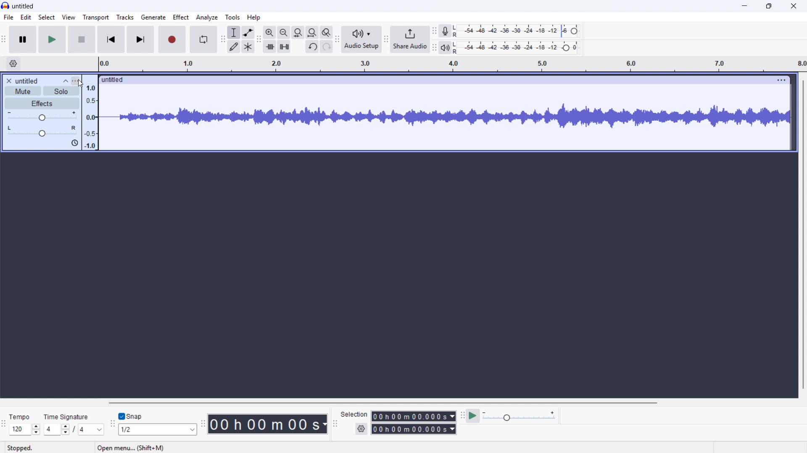  What do you see at coordinates (26, 18) in the screenshot?
I see `Edit ` at bounding box center [26, 18].